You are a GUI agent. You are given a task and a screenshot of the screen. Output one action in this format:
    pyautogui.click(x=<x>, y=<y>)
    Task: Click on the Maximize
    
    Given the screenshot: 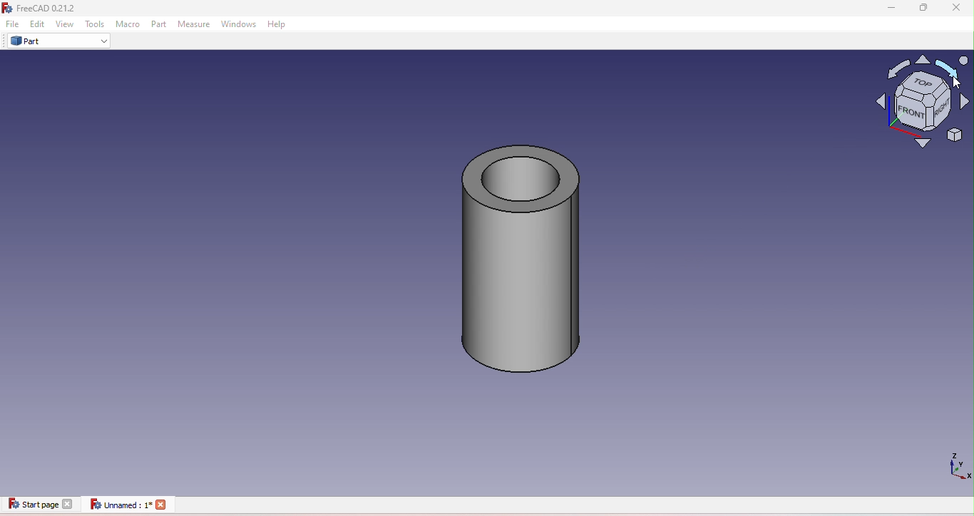 What is the action you would take?
    pyautogui.click(x=924, y=7)
    